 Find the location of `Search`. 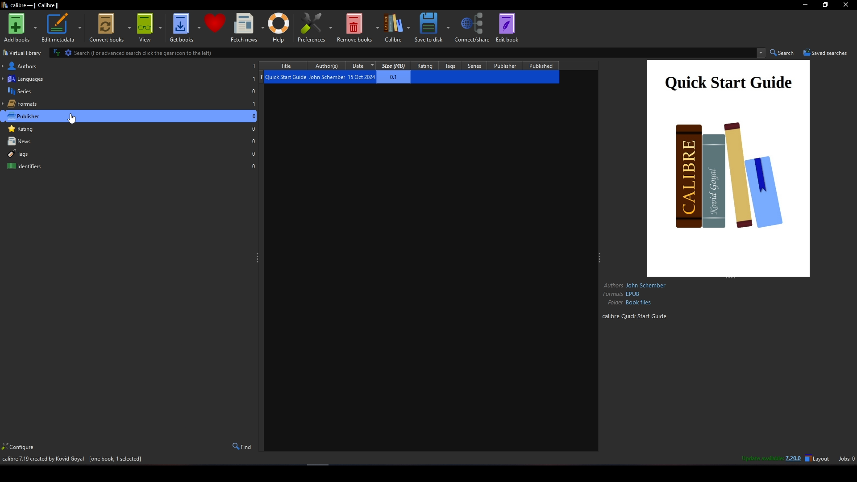

Search is located at coordinates (783, 53).